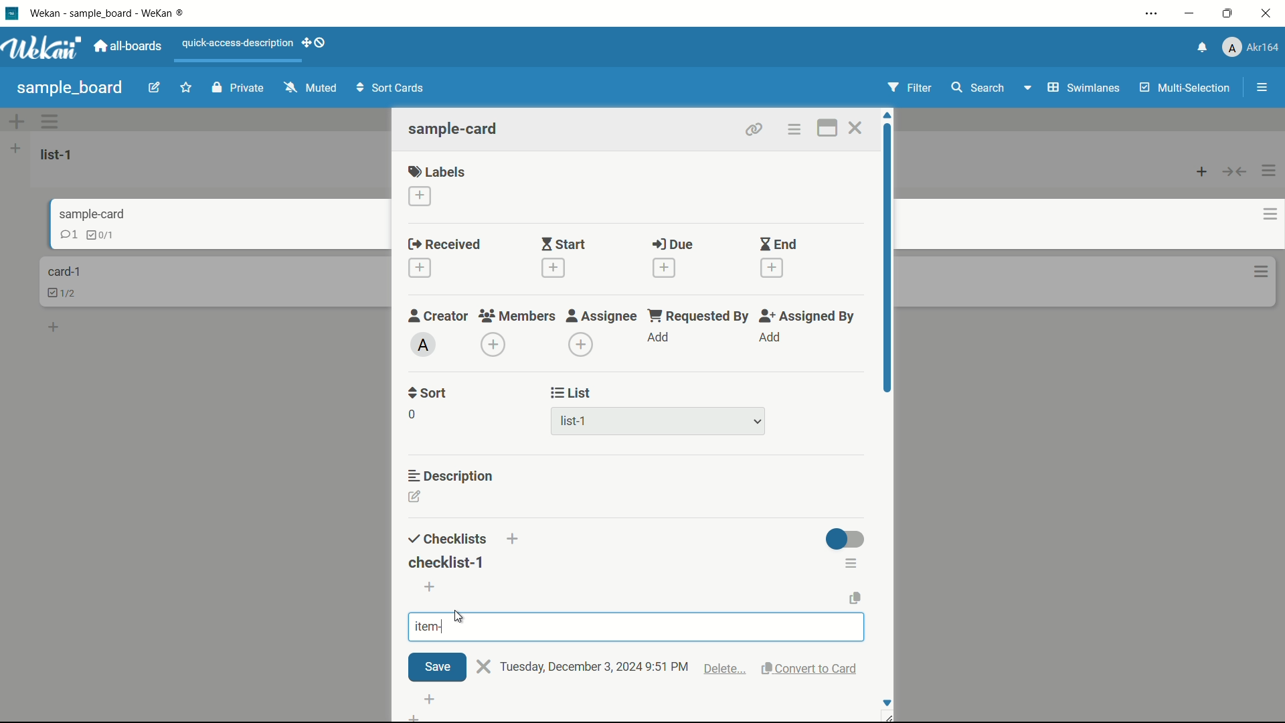  I want to click on list name, so click(59, 155).